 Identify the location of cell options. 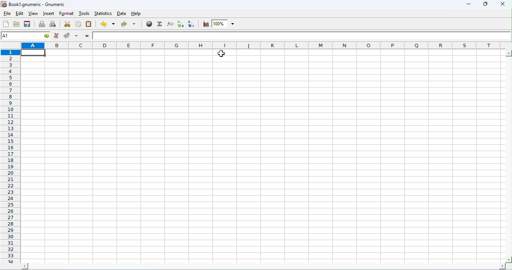
(47, 36).